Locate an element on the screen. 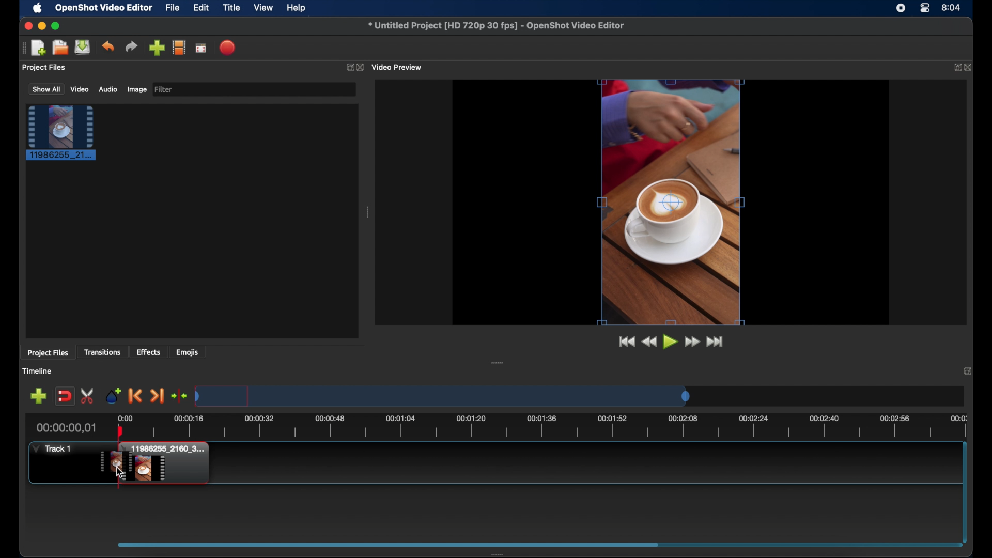  redo is located at coordinates (131, 46).